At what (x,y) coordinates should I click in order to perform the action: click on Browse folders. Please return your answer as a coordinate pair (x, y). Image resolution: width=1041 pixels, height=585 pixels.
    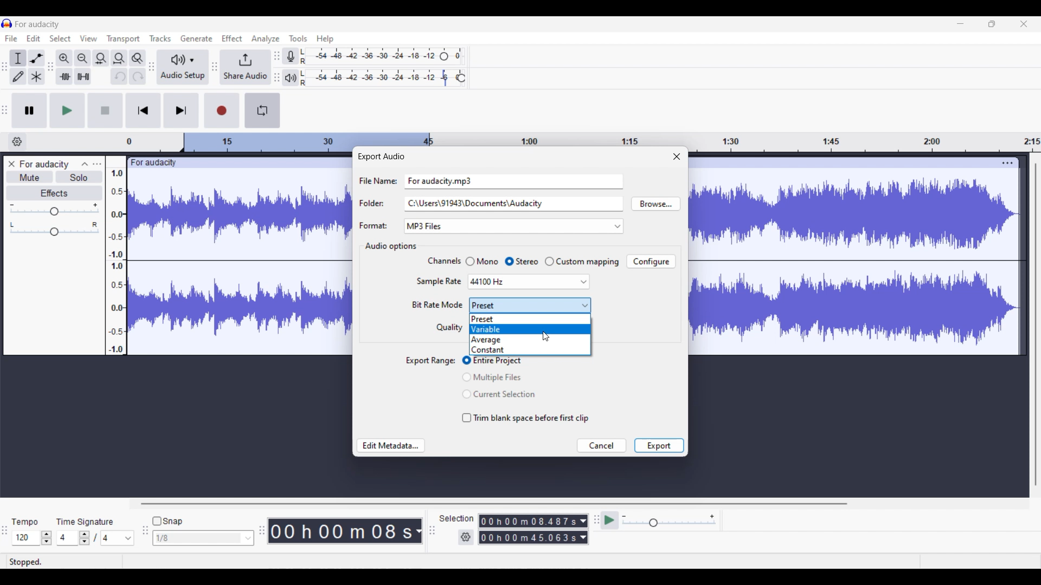
    Looking at the image, I should click on (656, 204).